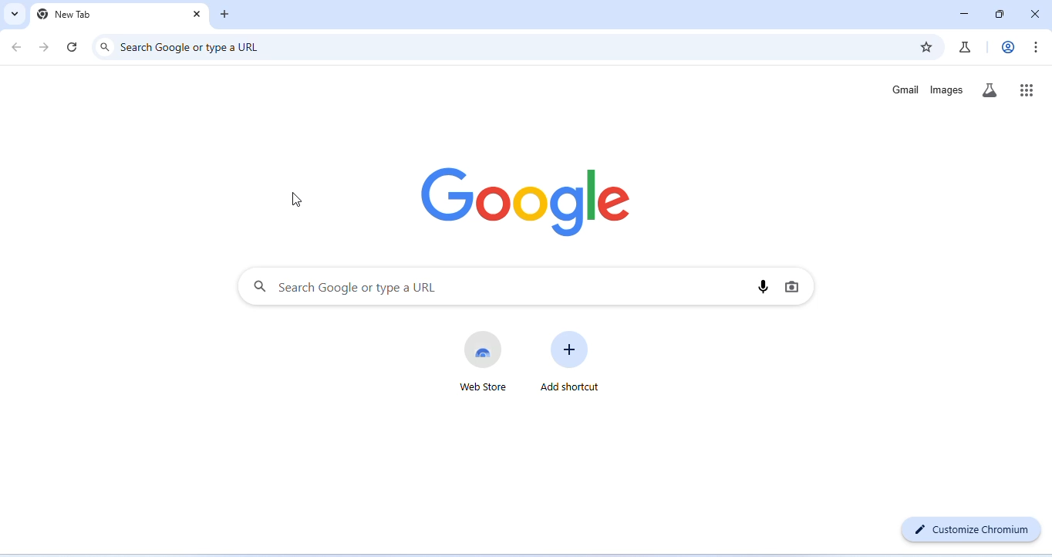 The image size is (1052, 557). Describe the element at coordinates (1009, 47) in the screenshot. I see `account` at that location.